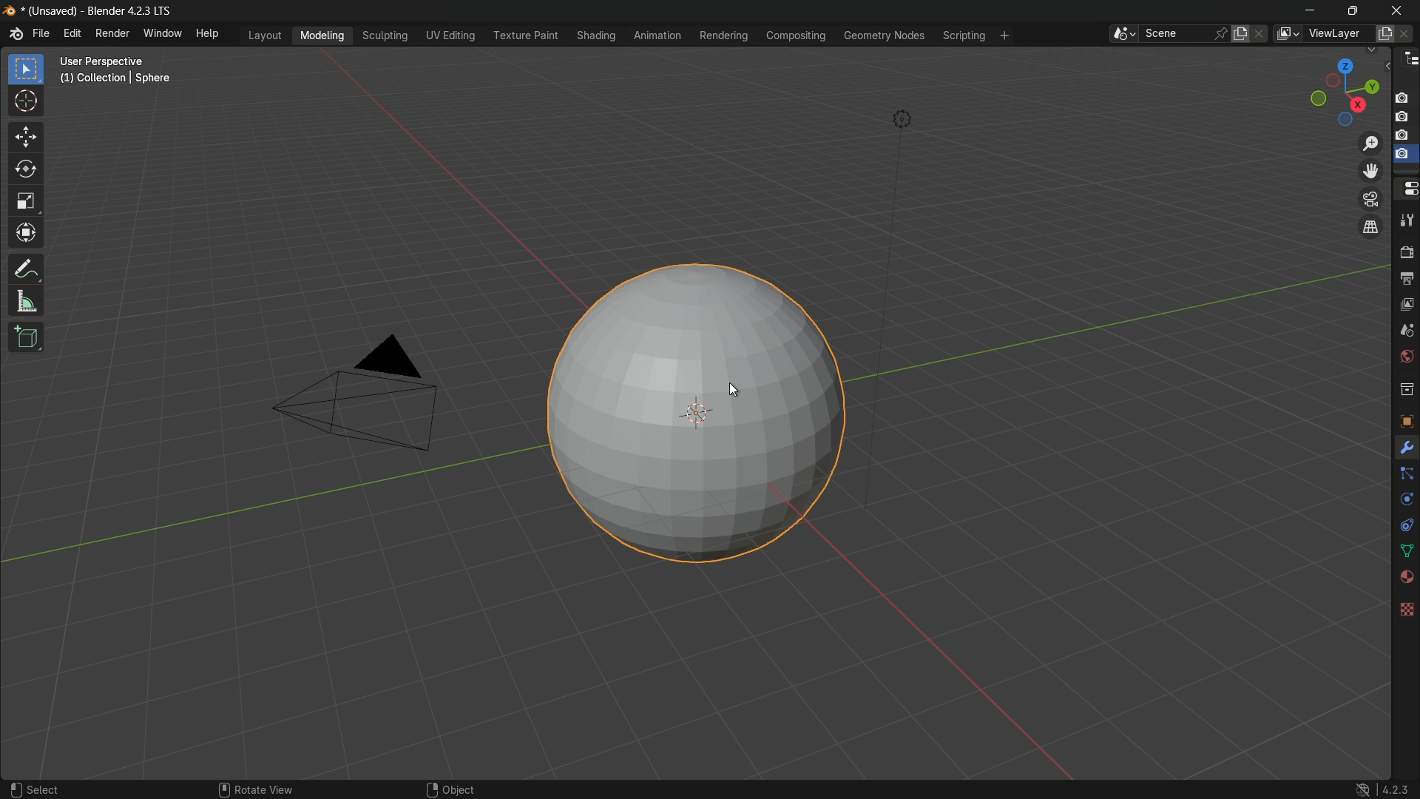 This screenshot has width=1420, height=799. Describe the element at coordinates (162, 36) in the screenshot. I see `window menu` at that location.